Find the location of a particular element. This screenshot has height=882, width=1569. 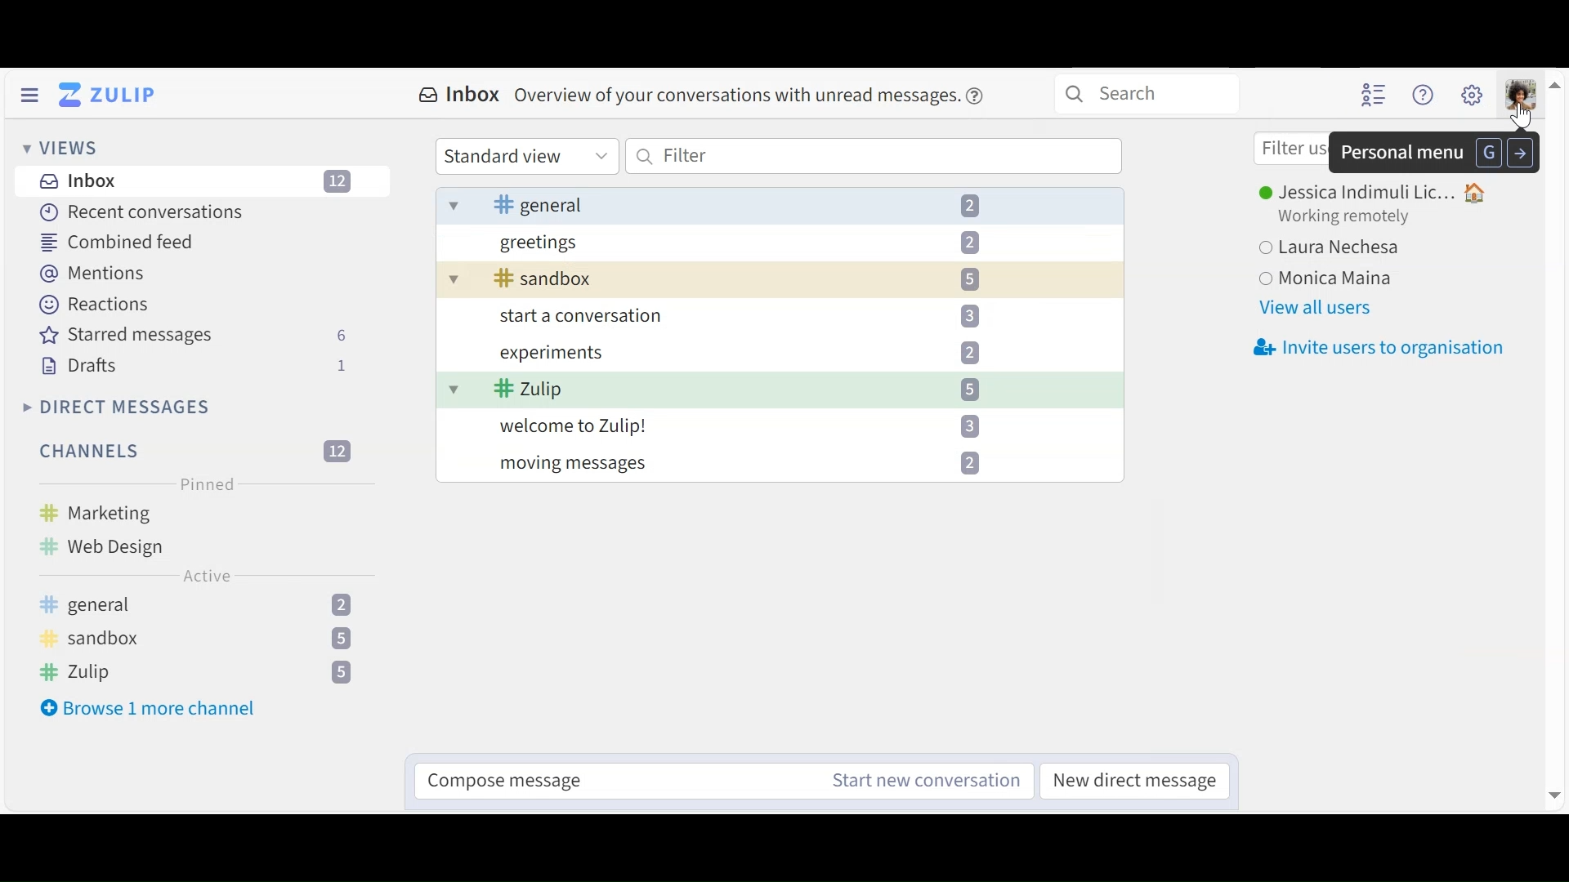

Filter is located at coordinates (874, 157).